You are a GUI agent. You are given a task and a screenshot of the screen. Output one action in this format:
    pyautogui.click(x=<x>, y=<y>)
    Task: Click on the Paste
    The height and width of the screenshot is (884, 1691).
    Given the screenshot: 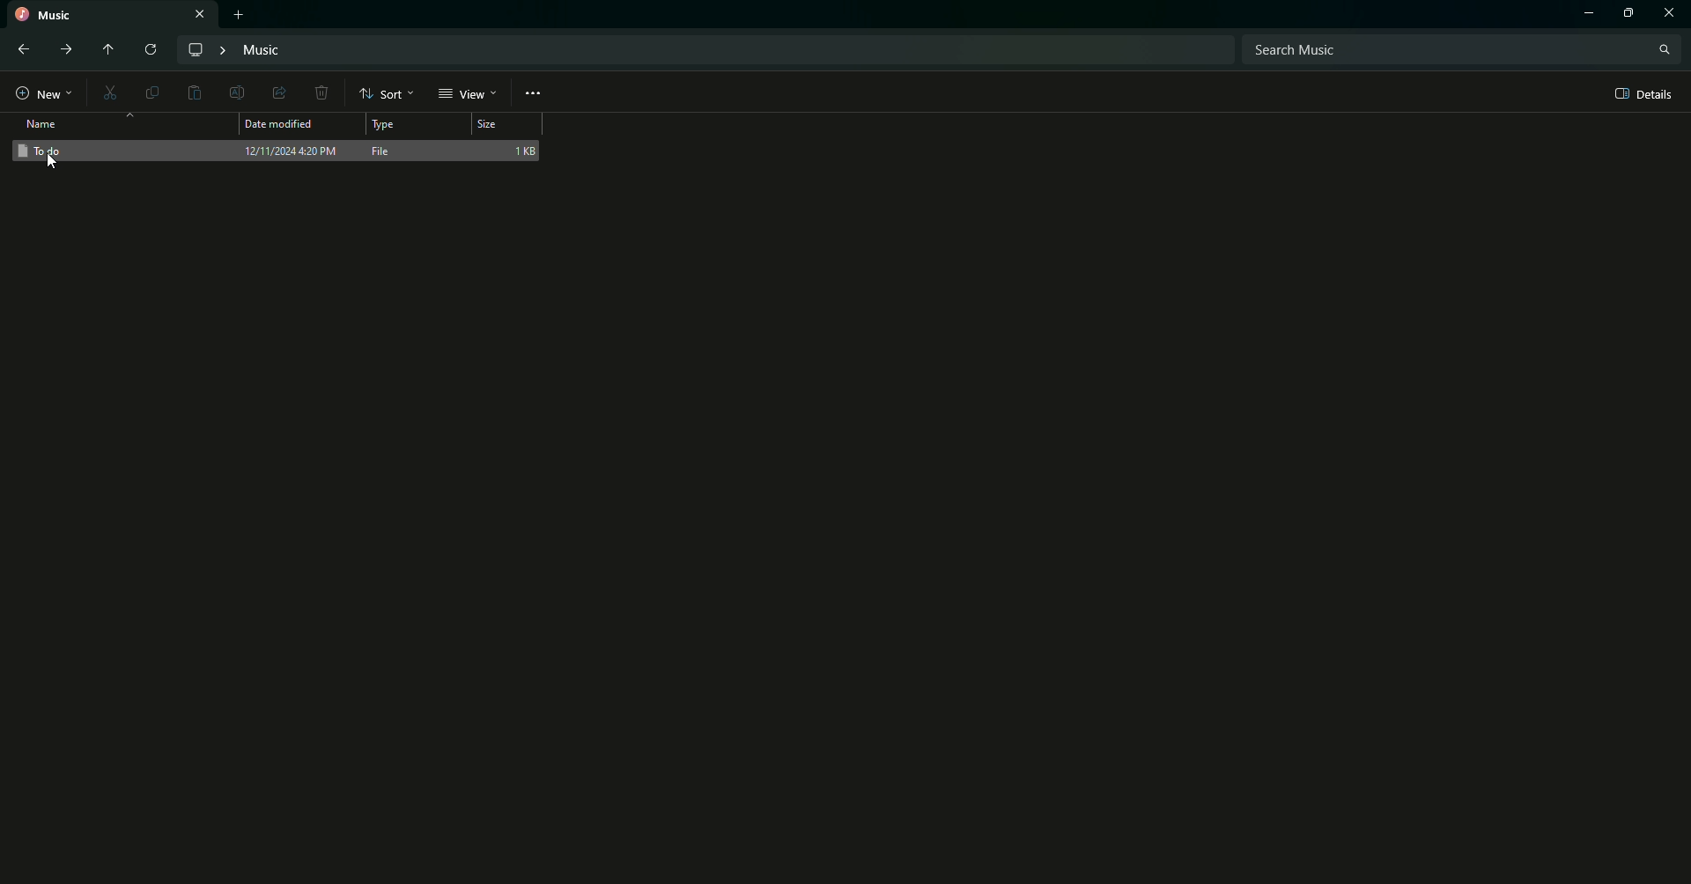 What is the action you would take?
    pyautogui.click(x=195, y=93)
    